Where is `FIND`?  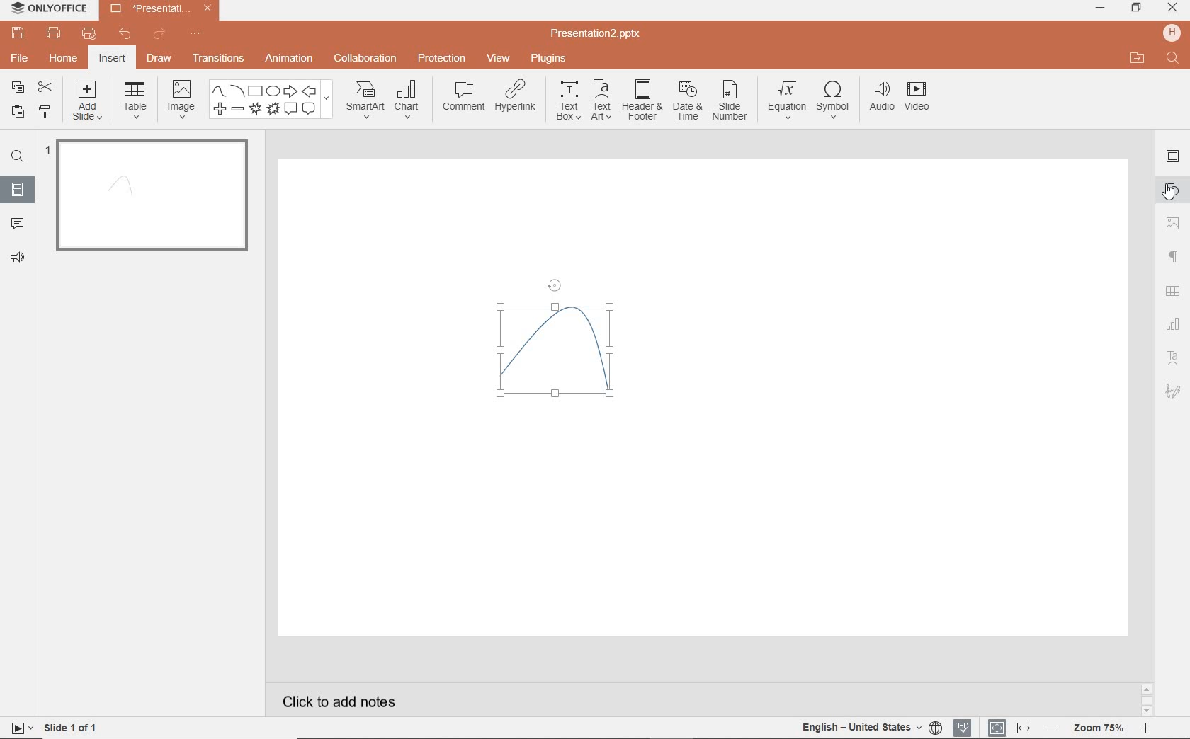
FIND is located at coordinates (1172, 59).